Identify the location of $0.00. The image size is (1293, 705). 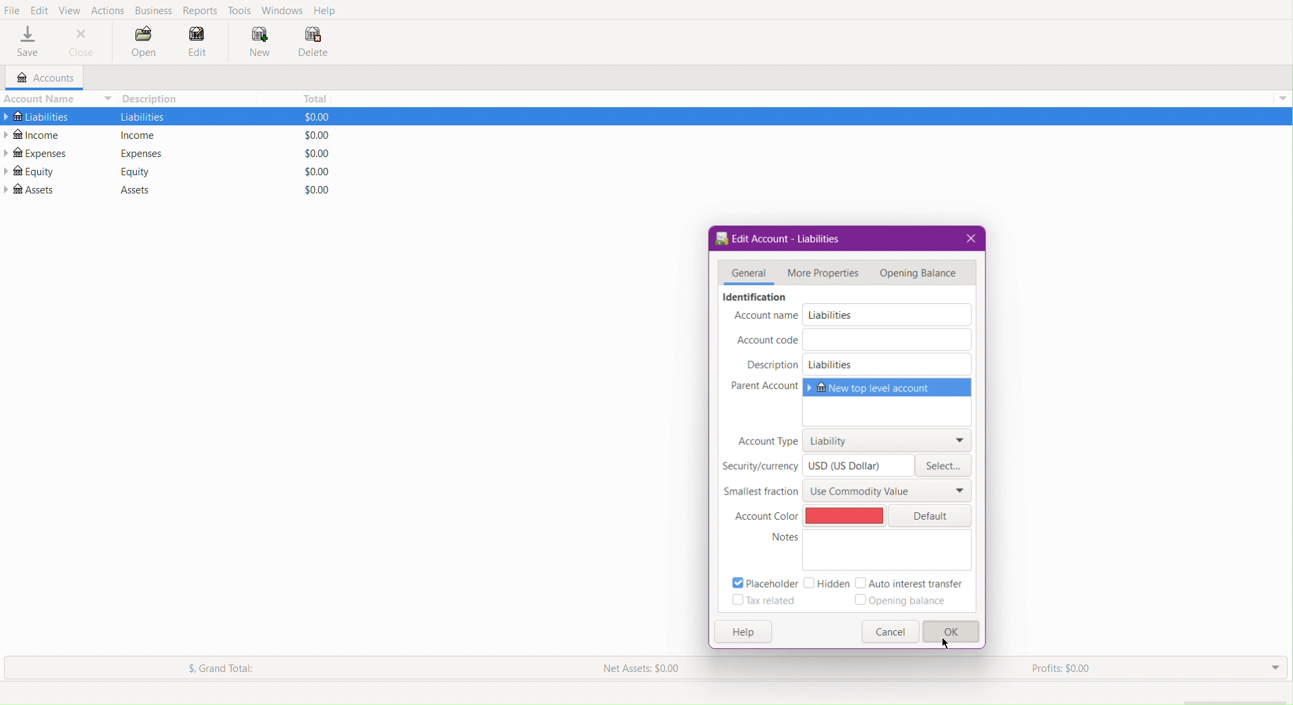
(312, 135).